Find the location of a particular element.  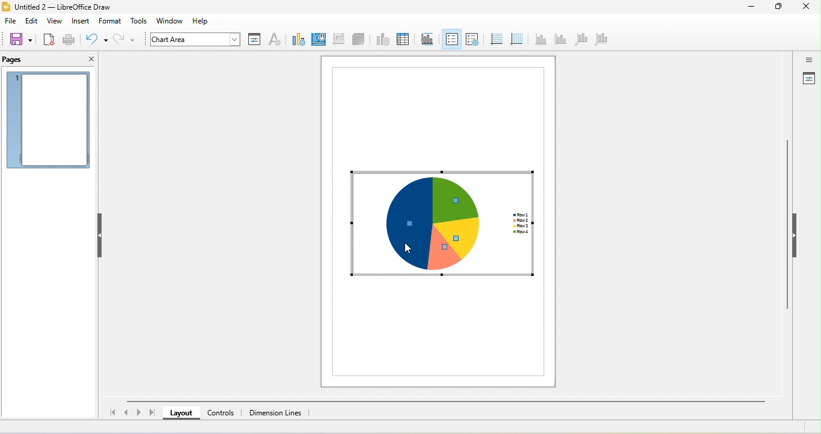

untitled 2- libreoffice draw is located at coordinates (70, 8).